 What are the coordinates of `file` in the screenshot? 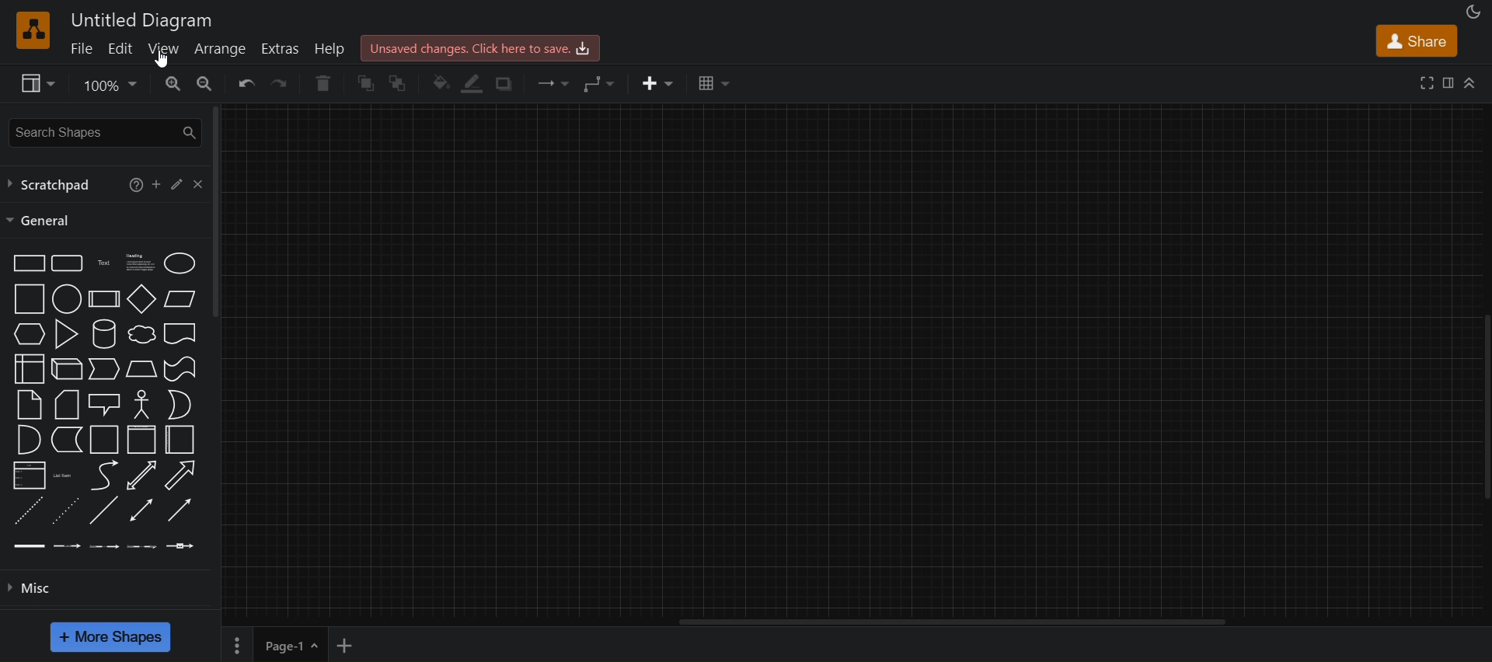 It's located at (84, 50).